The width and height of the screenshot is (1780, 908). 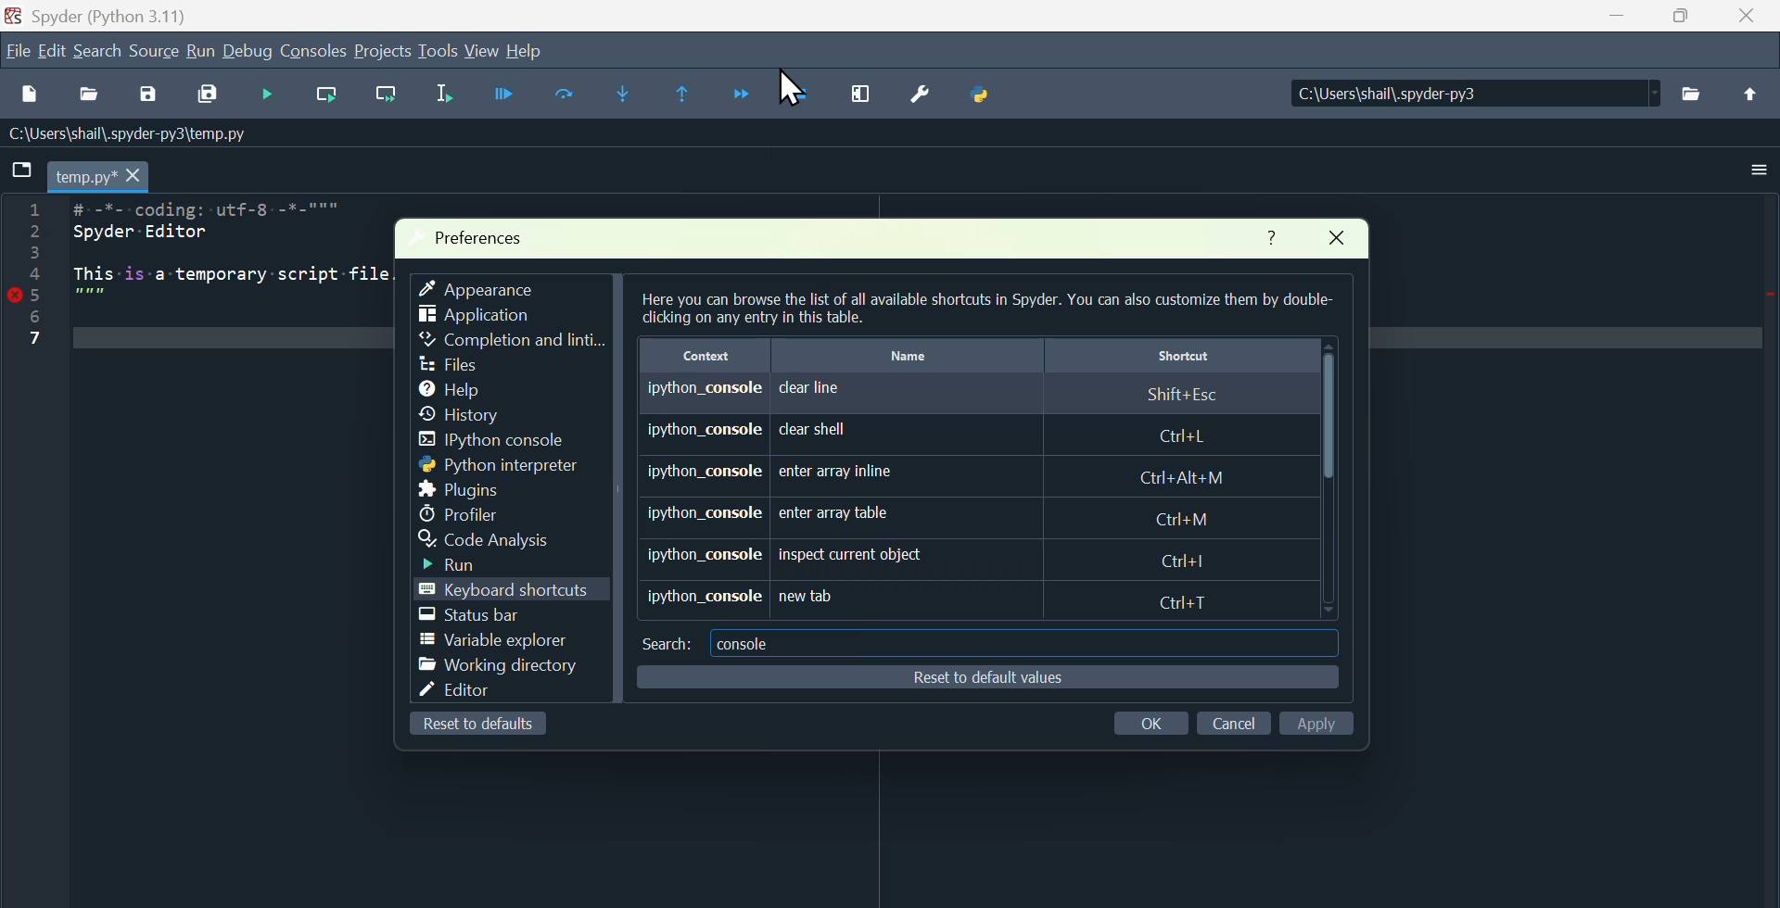 I want to click on Continue execution until same function returns, so click(x=692, y=93).